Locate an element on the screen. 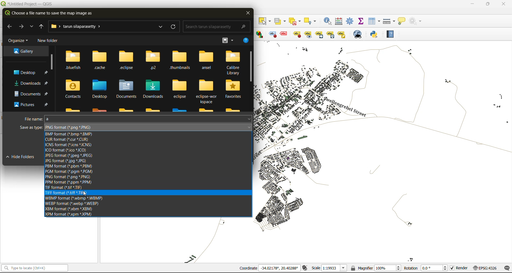 This screenshot has width=512, height=273. select value is located at coordinates (281, 20).